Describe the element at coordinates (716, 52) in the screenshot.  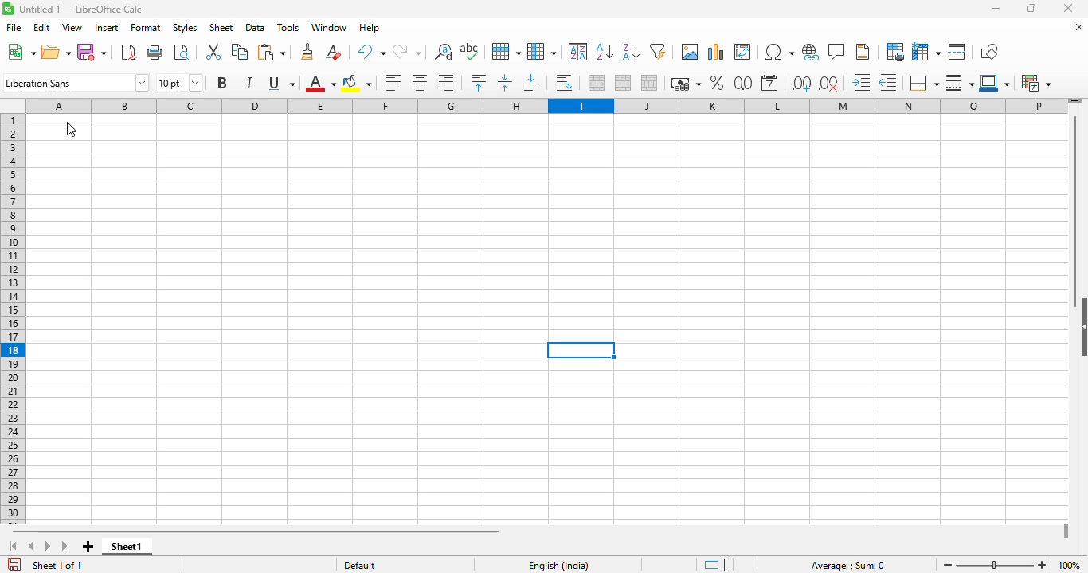
I see `insert image` at that location.